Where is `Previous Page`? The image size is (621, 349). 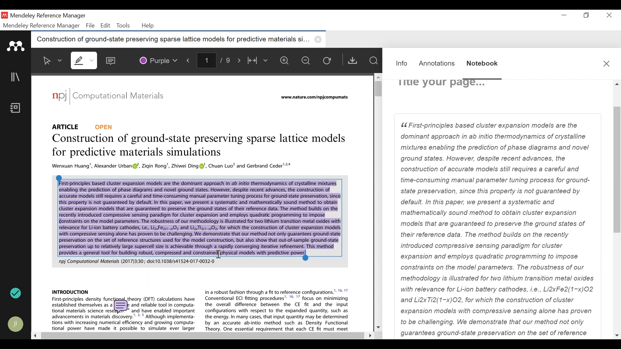 Previous Page is located at coordinates (190, 59).